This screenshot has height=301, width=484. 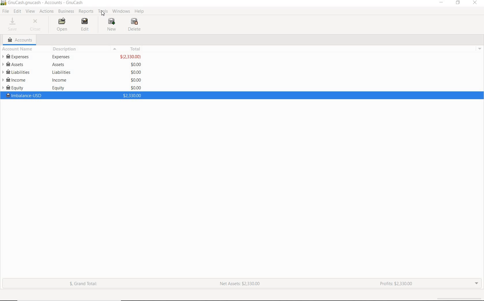 I want to click on VIEW, so click(x=30, y=12).